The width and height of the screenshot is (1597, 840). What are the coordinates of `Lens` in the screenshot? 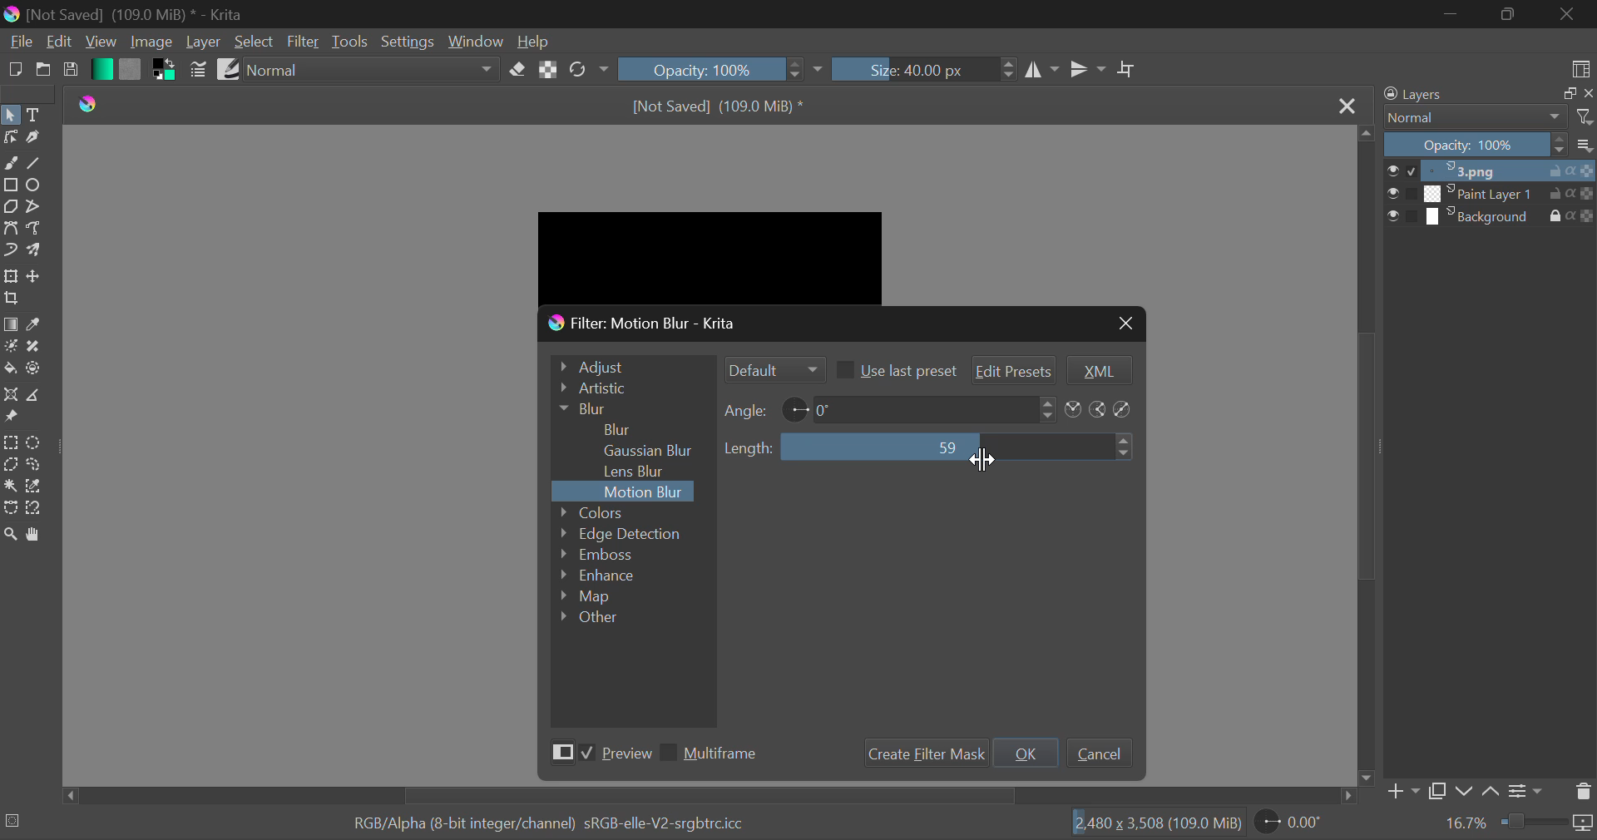 It's located at (640, 472).